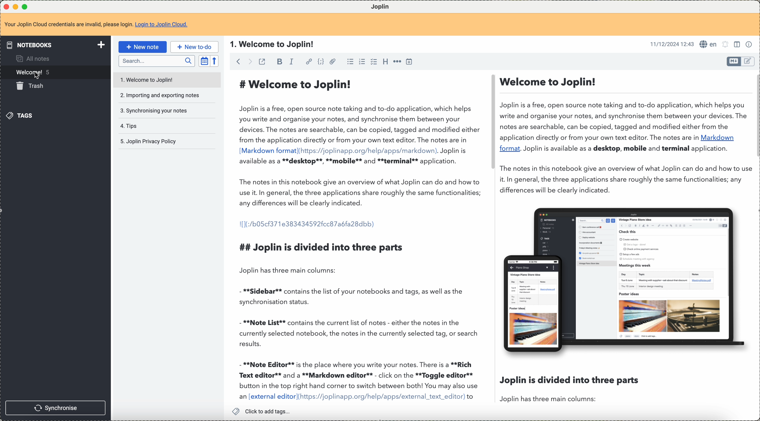 The image size is (760, 421). What do you see at coordinates (129, 125) in the screenshot?
I see `tips` at bounding box center [129, 125].